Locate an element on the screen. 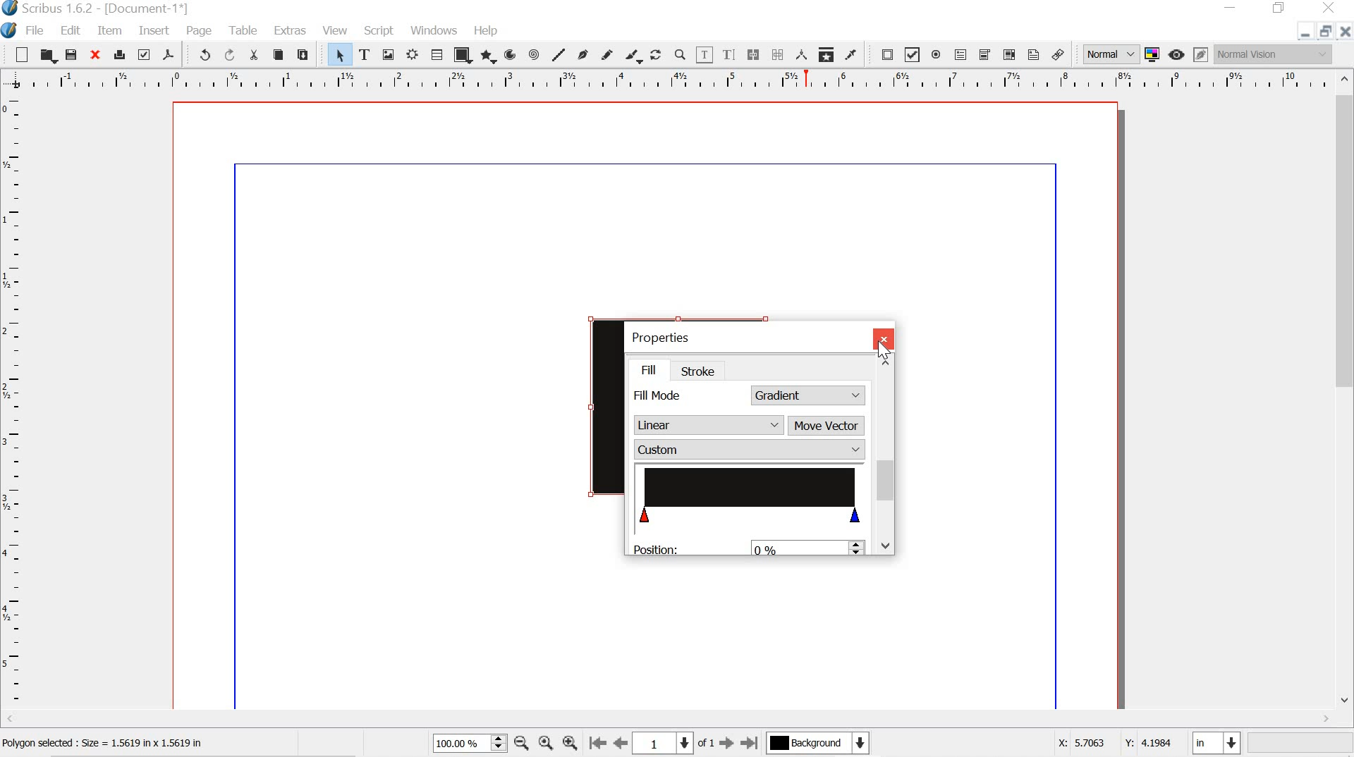 The image size is (1354, 757). scrollbar is located at coordinates (885, 464).